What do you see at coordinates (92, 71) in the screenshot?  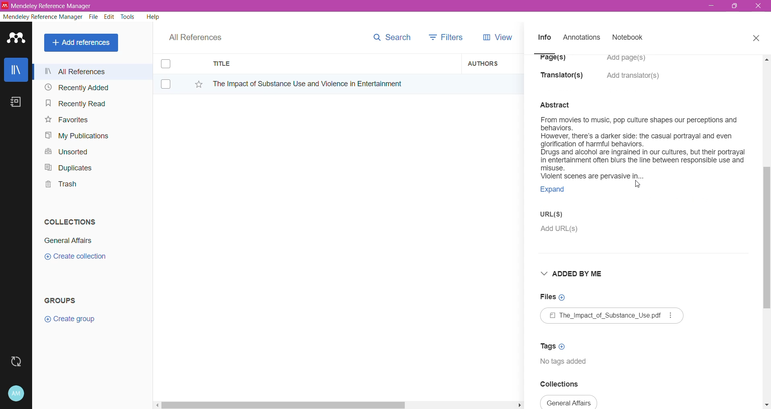 I see `All References` at bounding box center [92, 71].